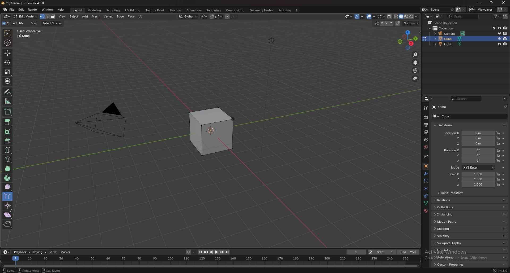 The height and width of the screenshot is (273, 510). I want to click on camera view, so click(416, 70).